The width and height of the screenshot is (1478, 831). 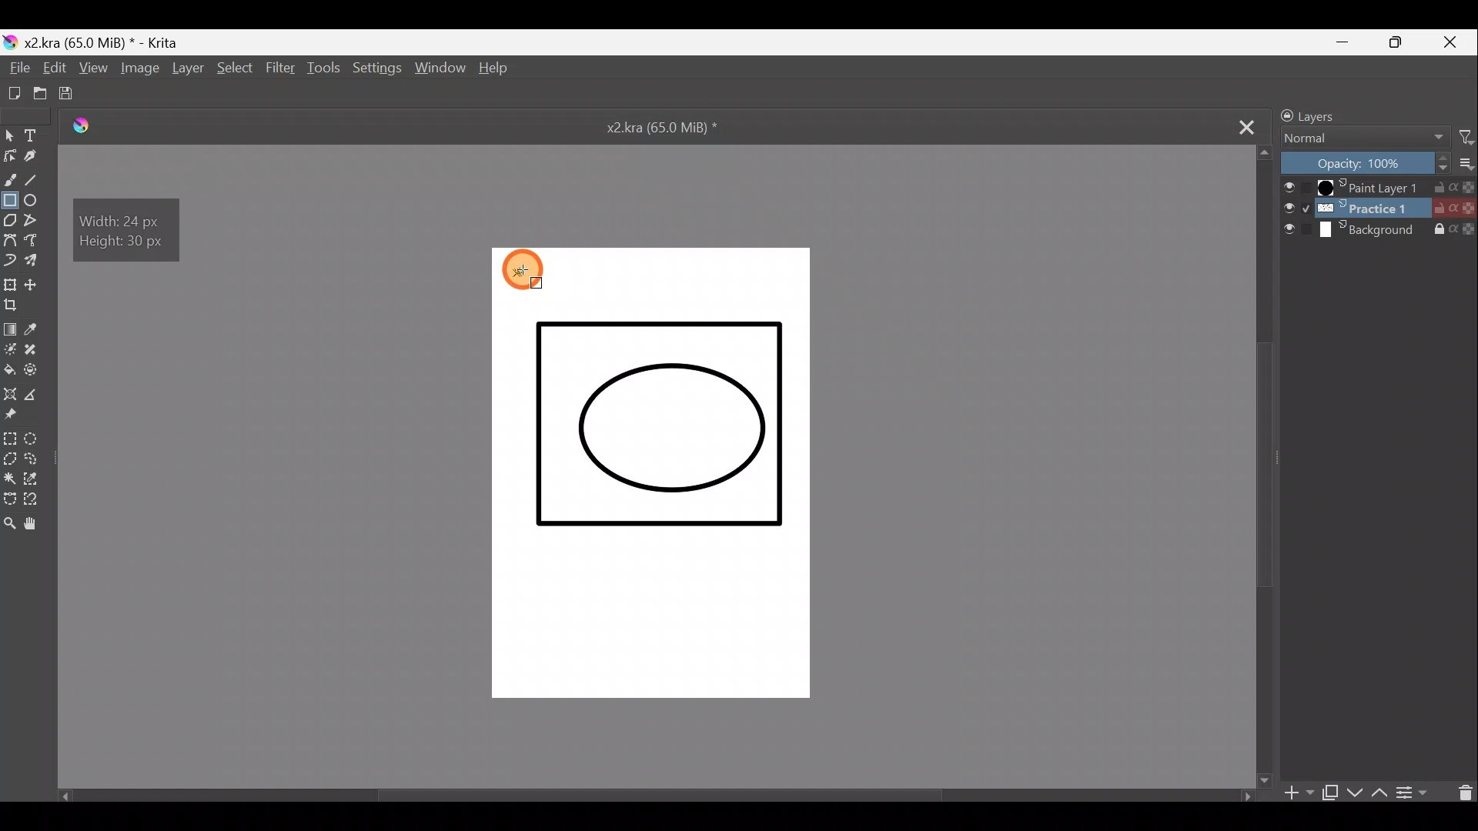 I want to click on Lock/unlock docker, so click(x=1280, y=113).